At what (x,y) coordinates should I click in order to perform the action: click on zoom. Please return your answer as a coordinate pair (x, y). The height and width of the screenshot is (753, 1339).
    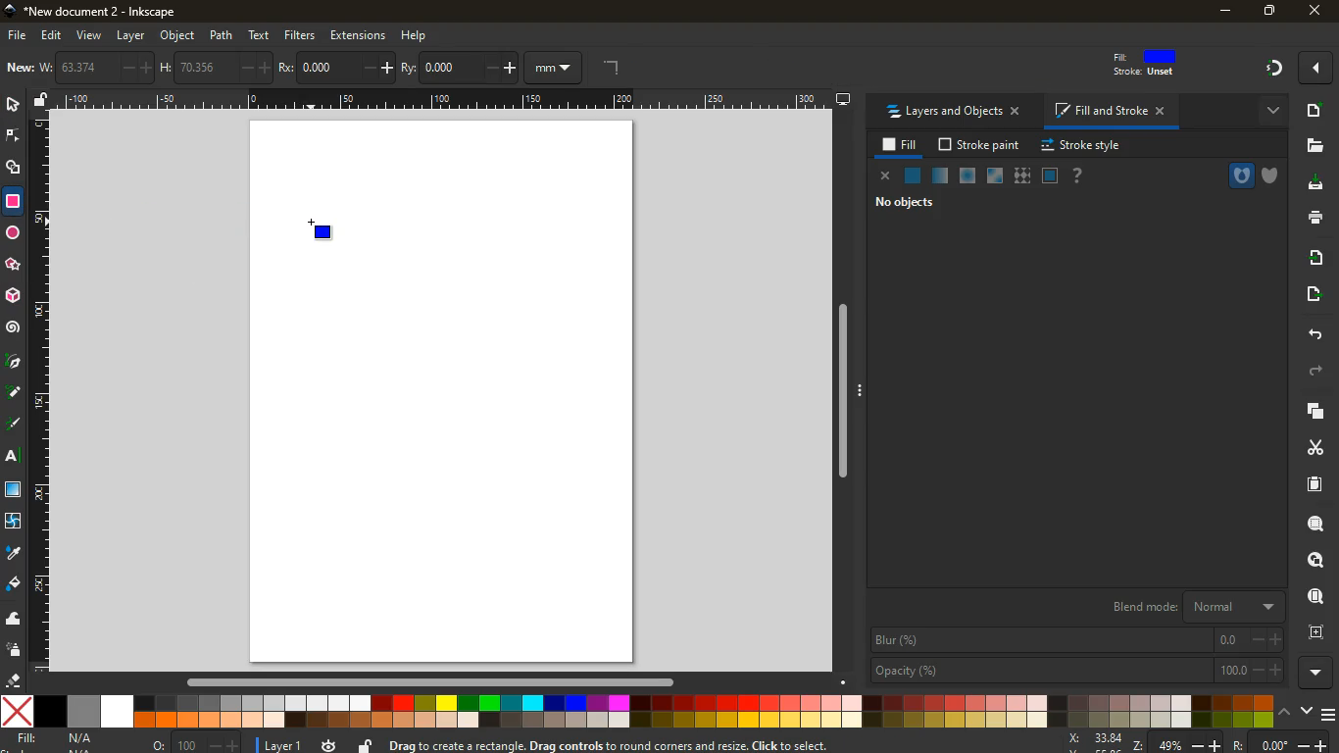
    Looking at the image, I should click on (1196, 741).